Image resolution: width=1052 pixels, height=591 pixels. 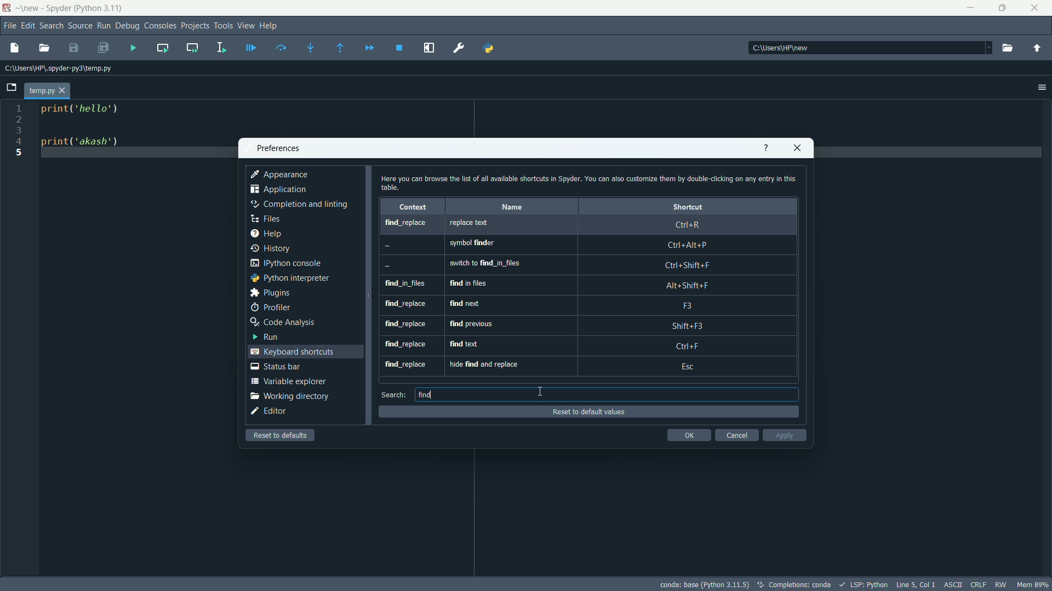 What do you see at coordinates (164, 47) in the screenshot?
I see `run current cell` at bounding box center [164, 47].